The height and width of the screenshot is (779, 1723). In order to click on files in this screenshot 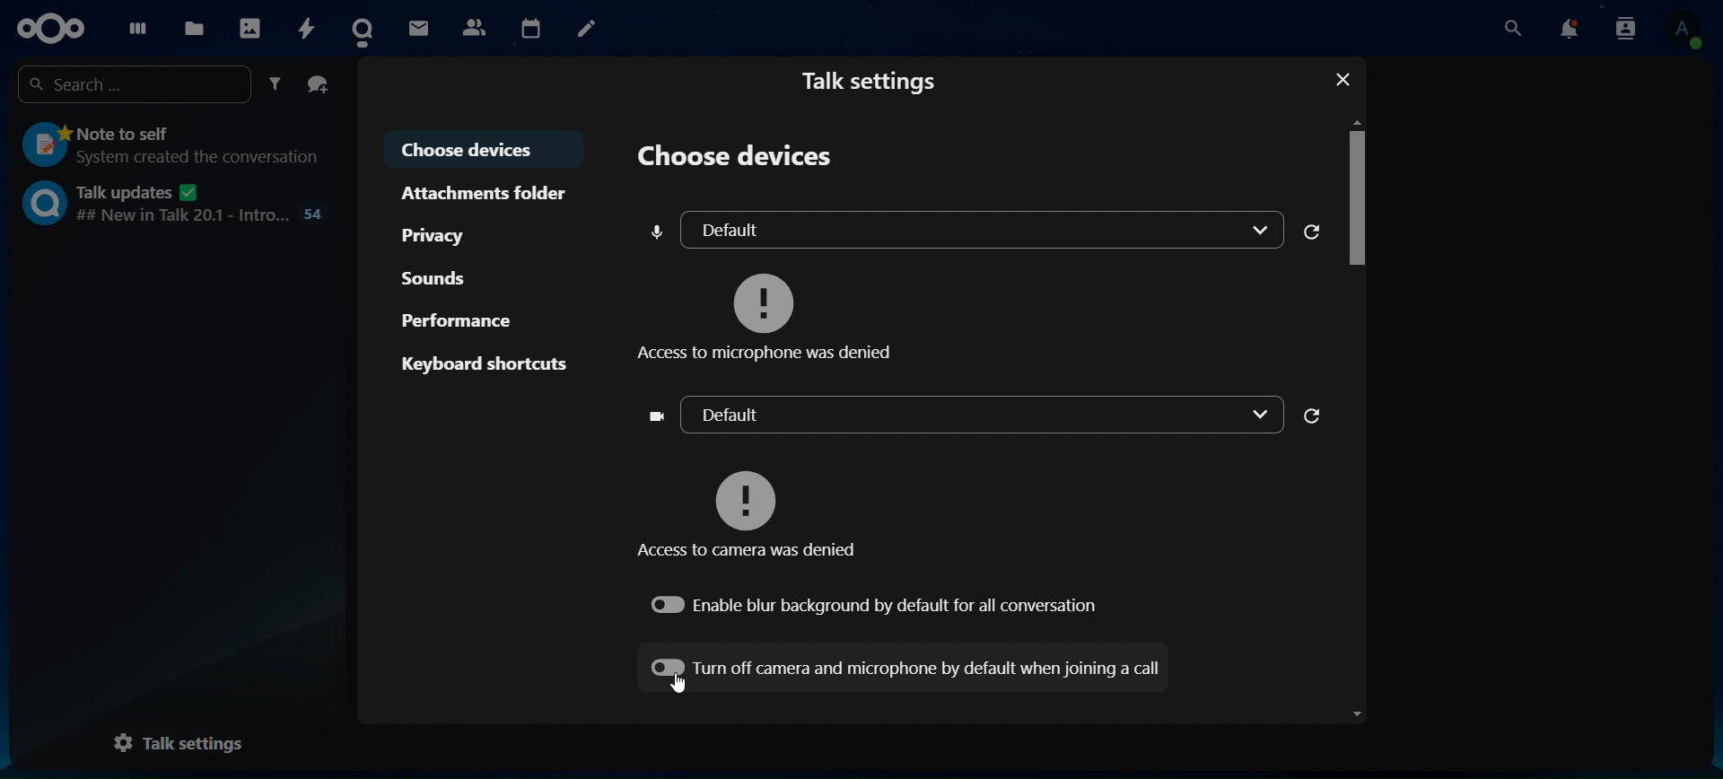, I will do `click(194, 26)`.